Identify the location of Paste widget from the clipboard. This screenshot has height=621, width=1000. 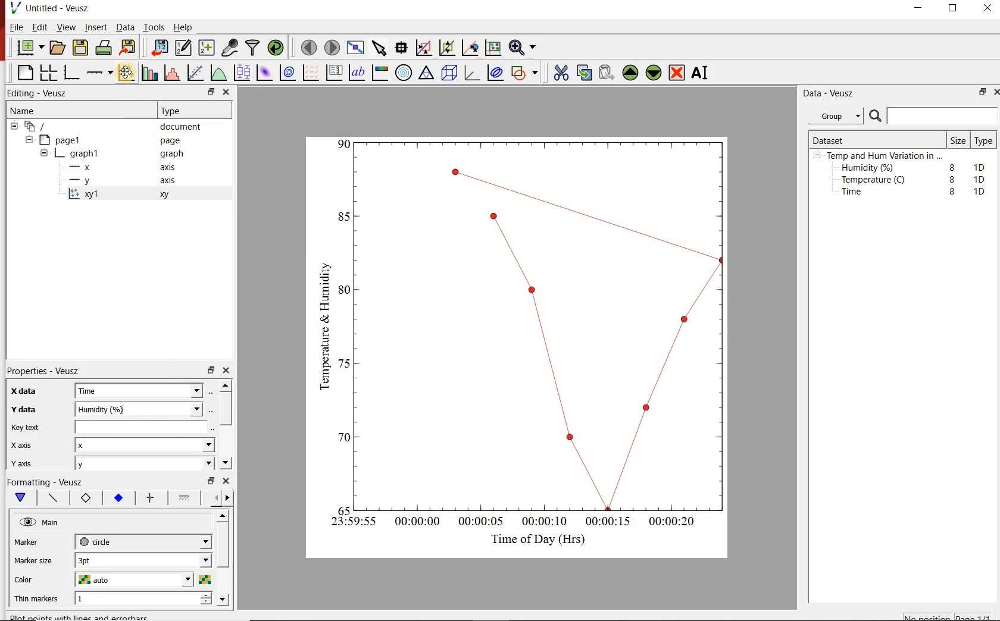
(607, 72).